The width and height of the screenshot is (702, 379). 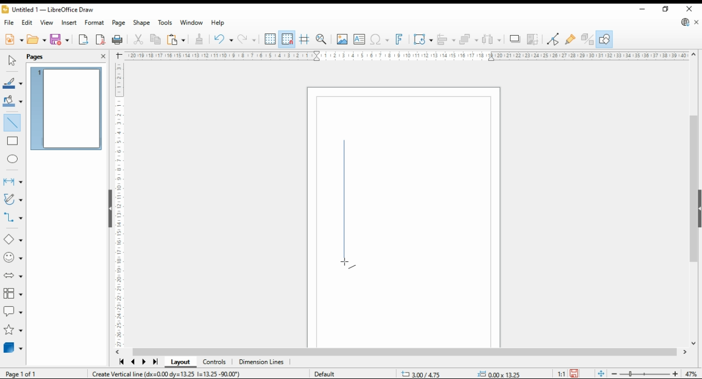 I want to click on layout, so click(x=180, y=363).